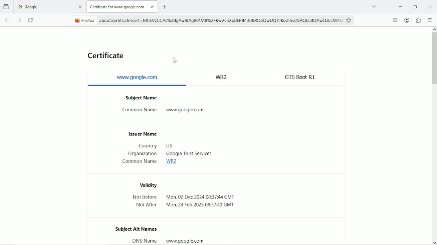 The height and width of the screenshot is (245, 437). I want to click on Validity, so click(145, 184).